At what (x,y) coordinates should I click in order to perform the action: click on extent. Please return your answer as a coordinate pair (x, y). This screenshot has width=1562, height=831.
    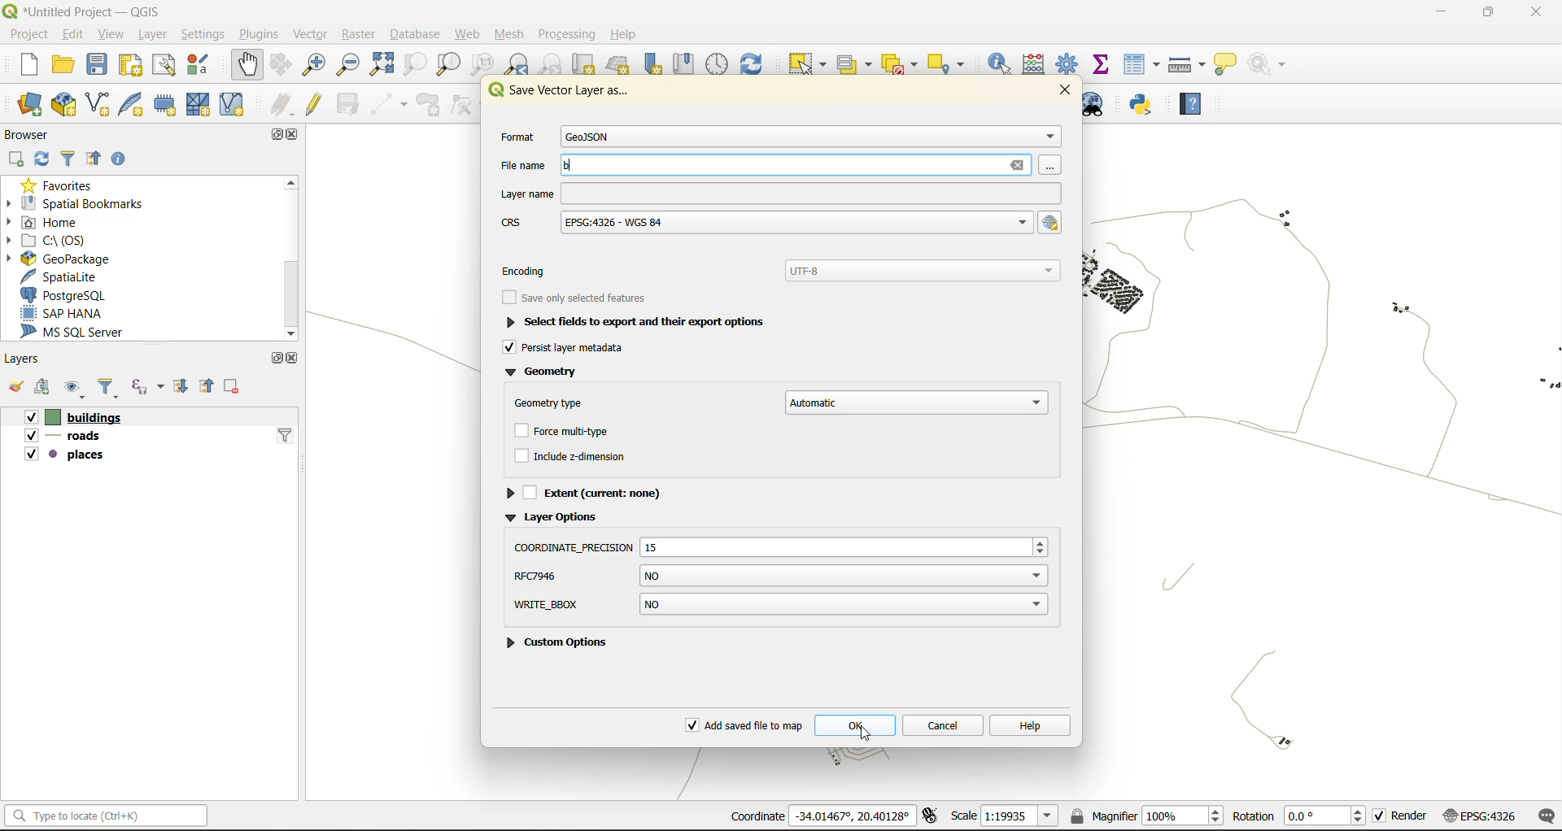
    Looking at the image, I should click on (594, 491).